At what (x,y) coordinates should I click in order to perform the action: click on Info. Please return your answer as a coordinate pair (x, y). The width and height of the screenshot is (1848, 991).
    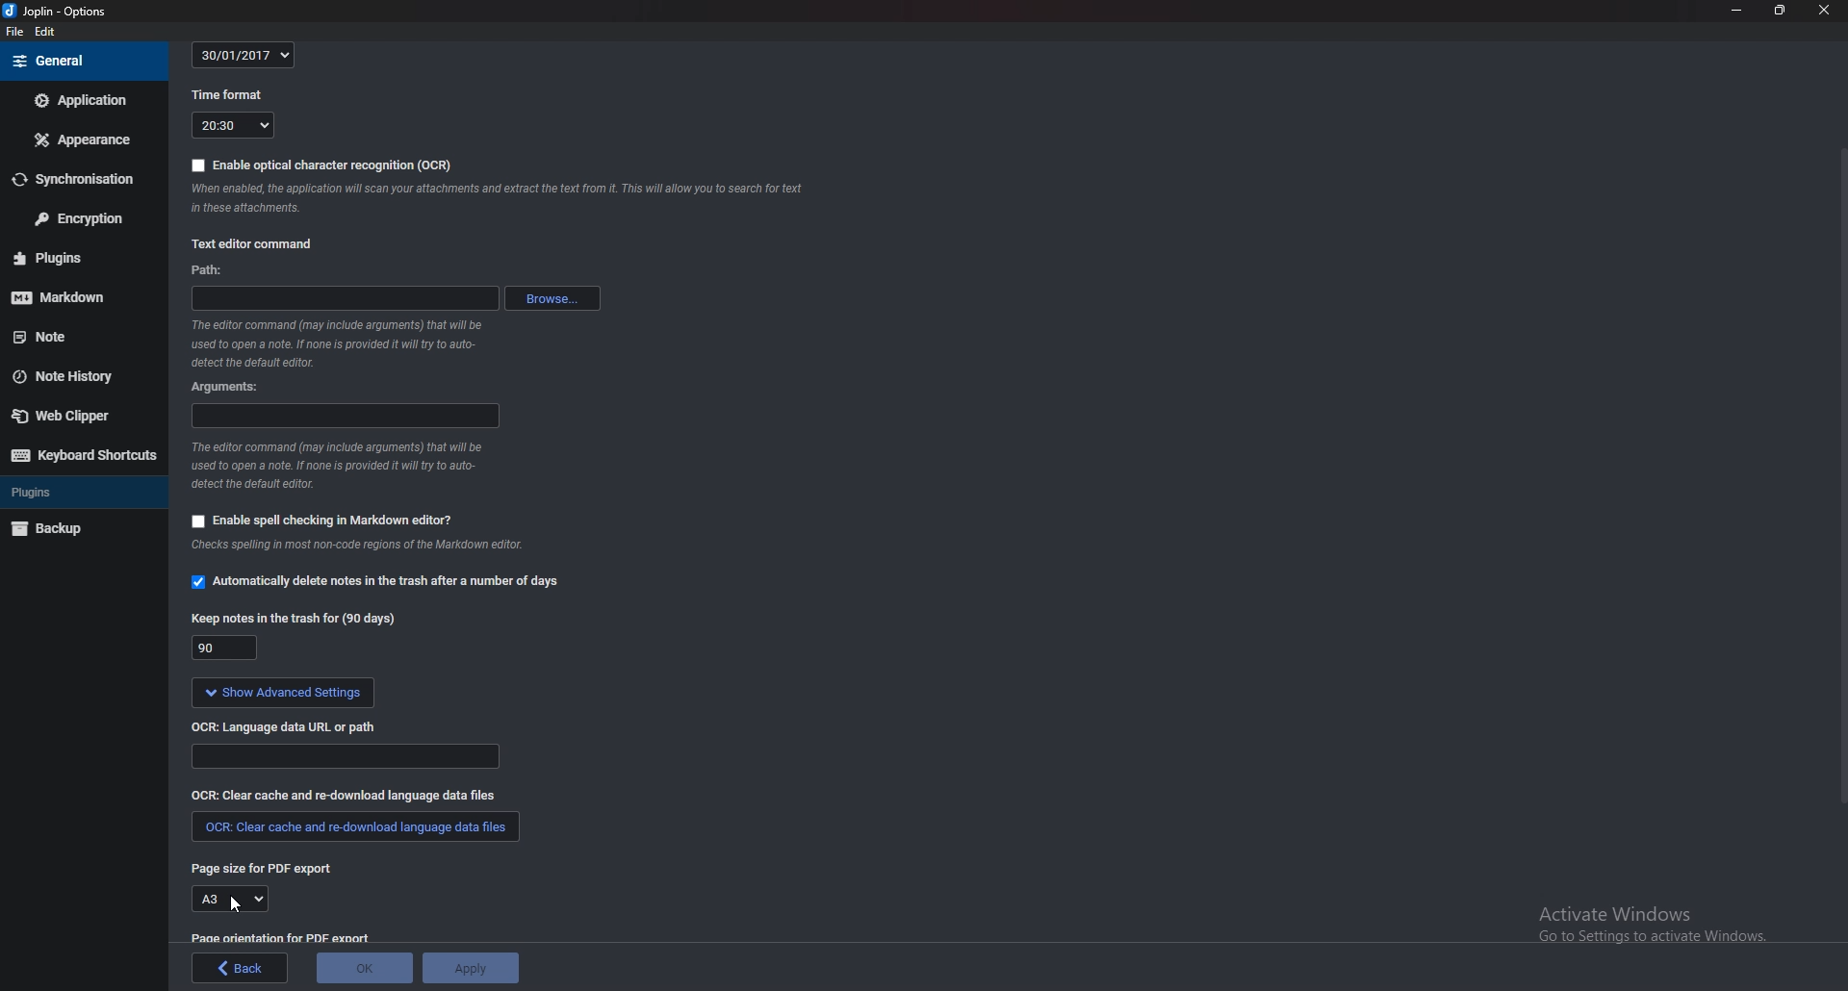
    Looking at the image, I should click on (346, 469).